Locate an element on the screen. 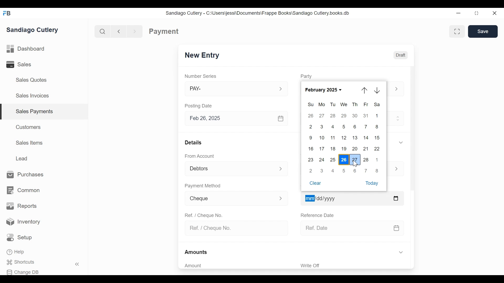  Amounts is located at coordinates (196, 252).